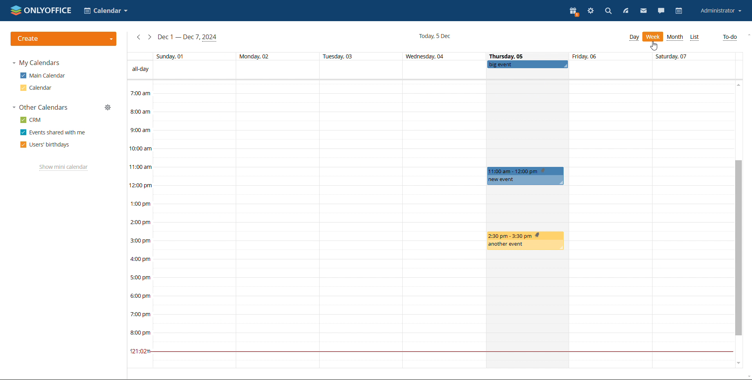  Describe the element at coordinates (64, 167) in the screenshot. I see `show mini calendar` at that location.